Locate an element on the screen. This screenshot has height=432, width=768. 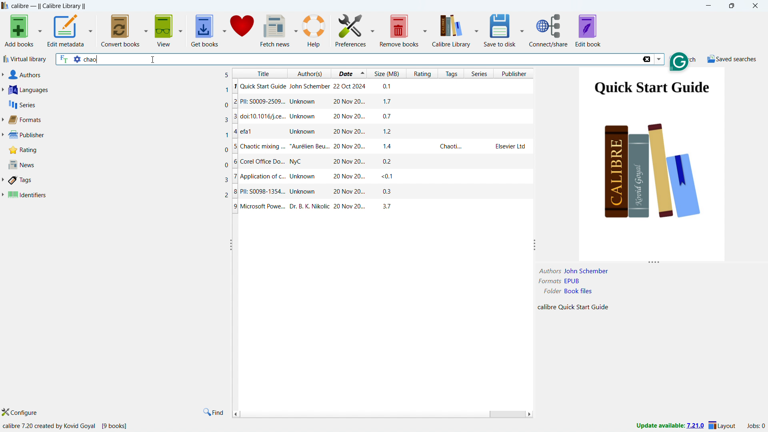
sort by tags is located at coordinates (451, 73).